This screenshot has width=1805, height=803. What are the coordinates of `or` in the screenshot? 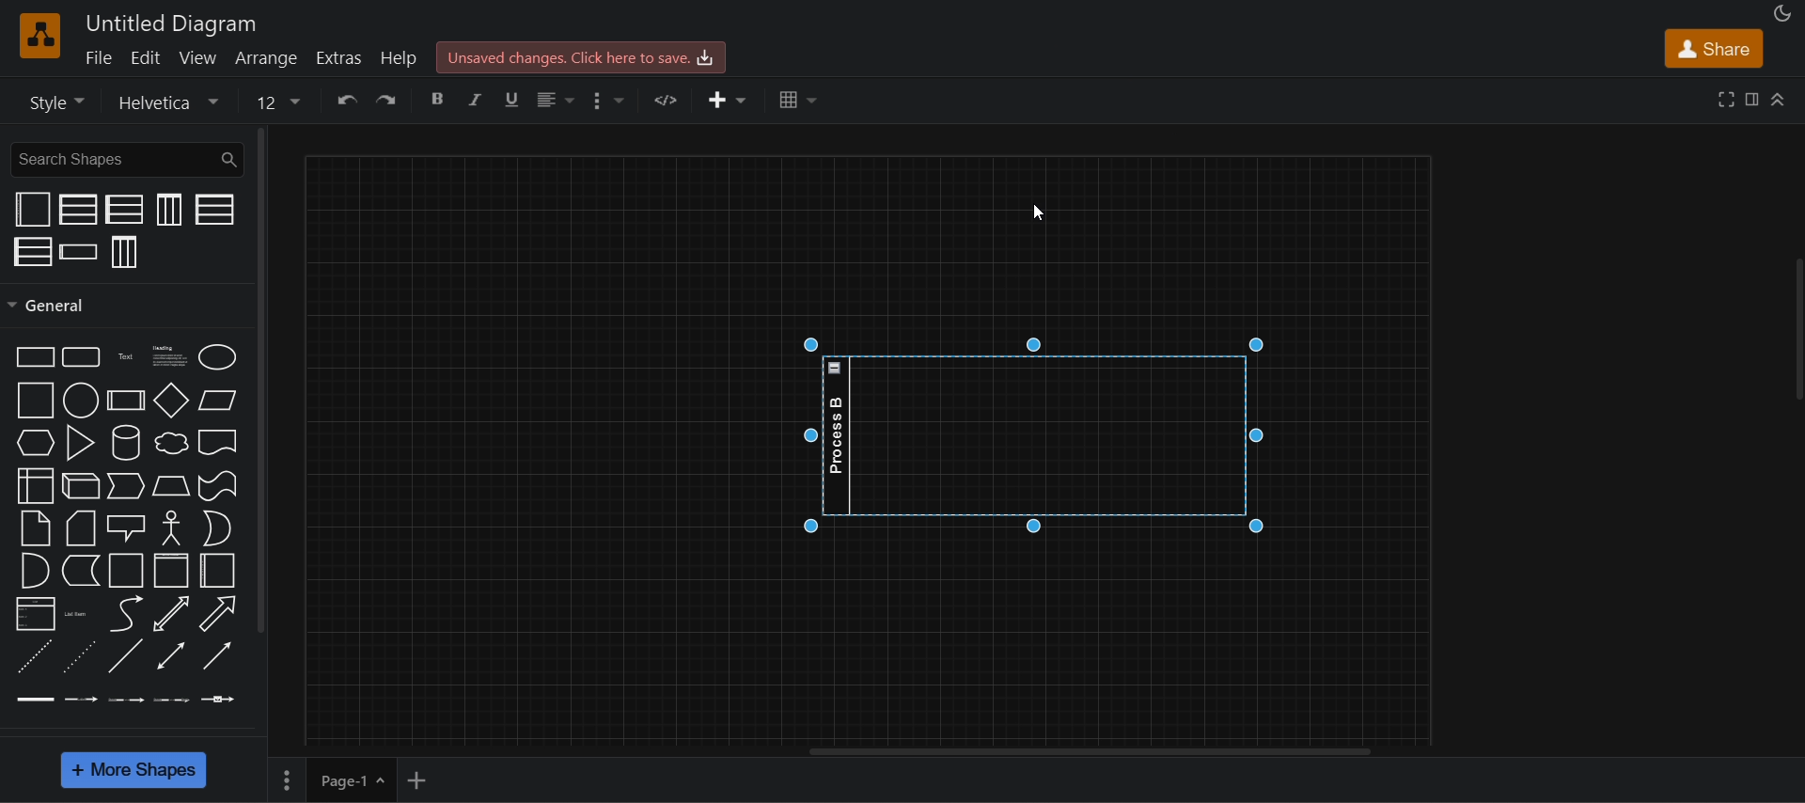 It's located at (216, 527).